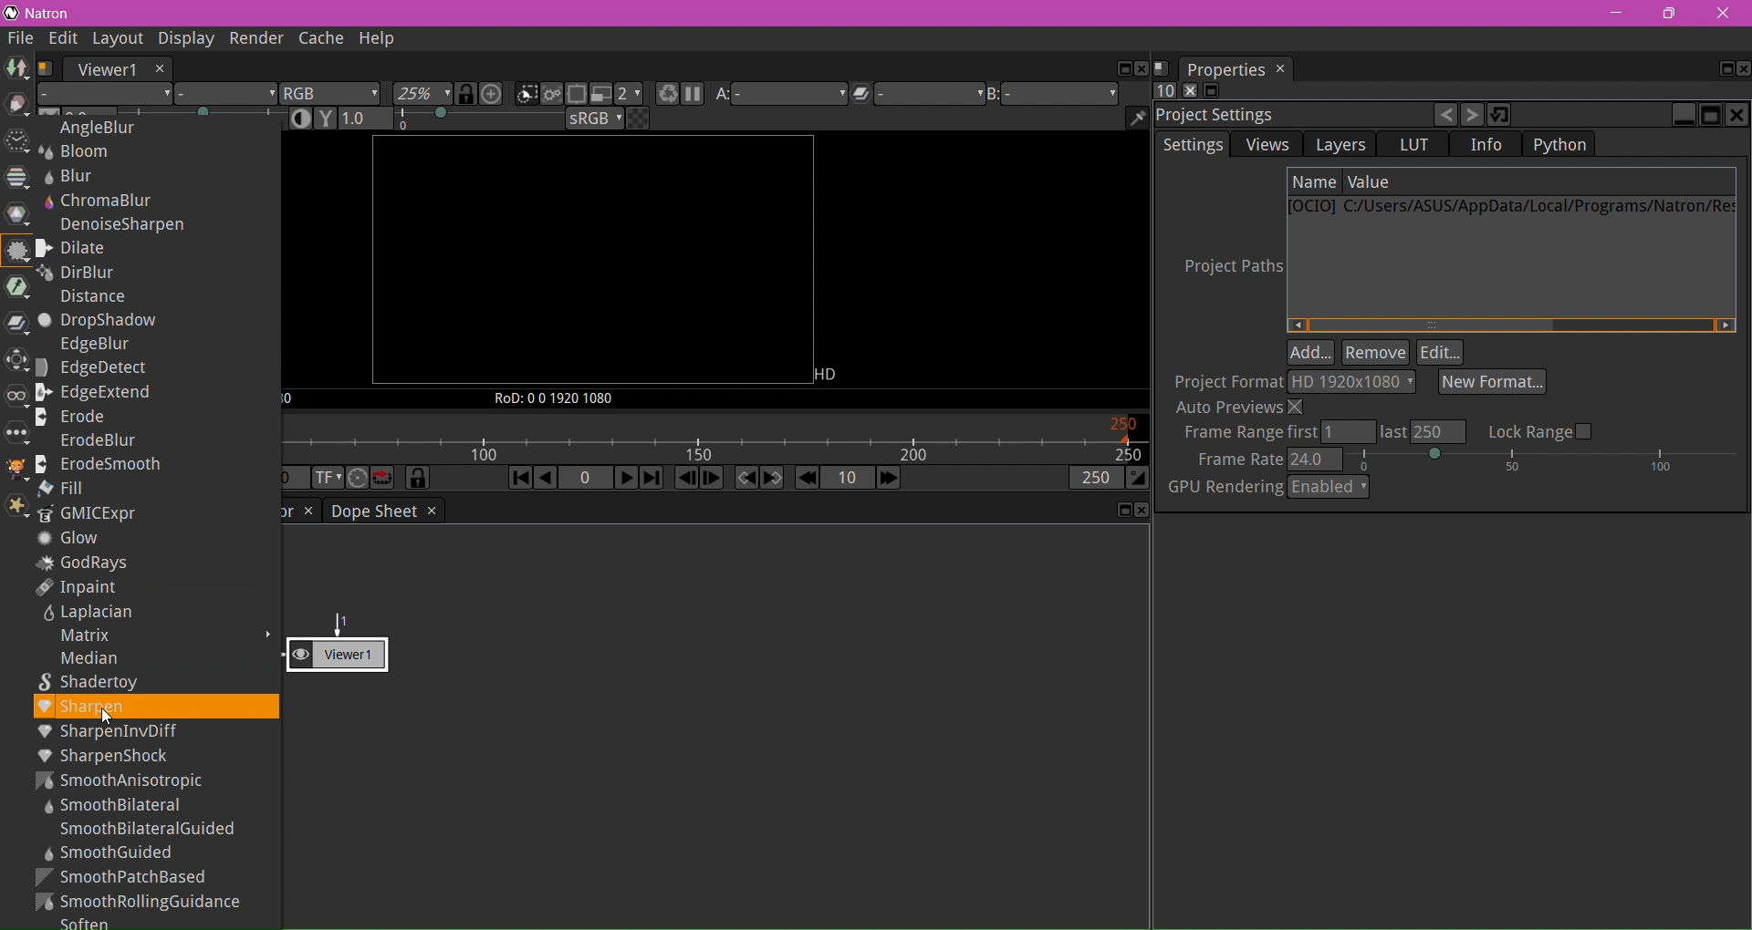  What do you see at coordinates (1162, 69) in the screenshot?
I see `Manage layouts for this pane` at bounding box center [1162, 69].